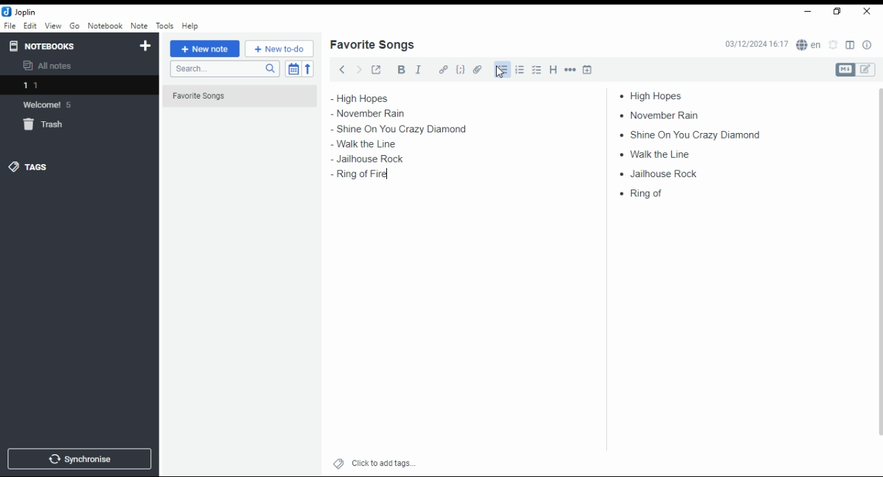 The height and width of the screenshot is (477, 883). What do you see at coordinates (460, 70) in the screenshot?
I see `code` at bounding box center [460, 70].